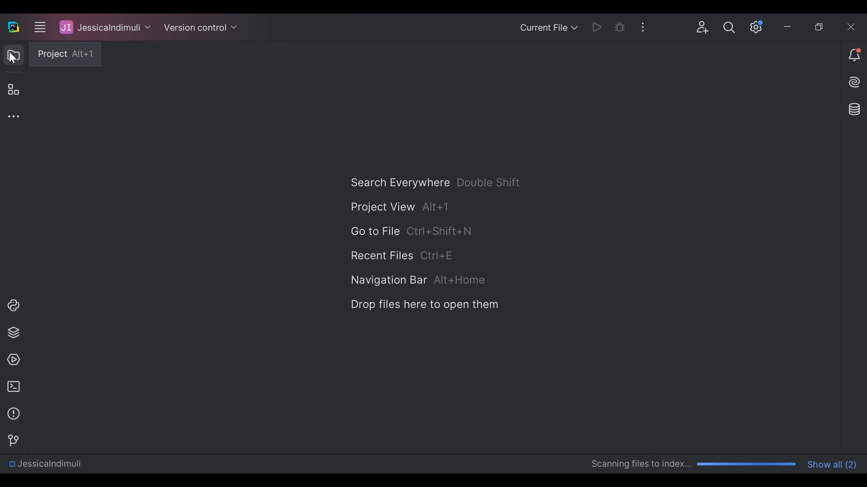  I want to click on Run, so click(598, 28).